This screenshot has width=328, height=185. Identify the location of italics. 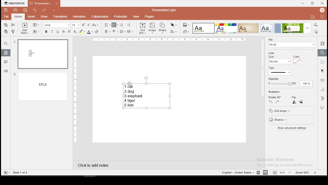
(52, 31).